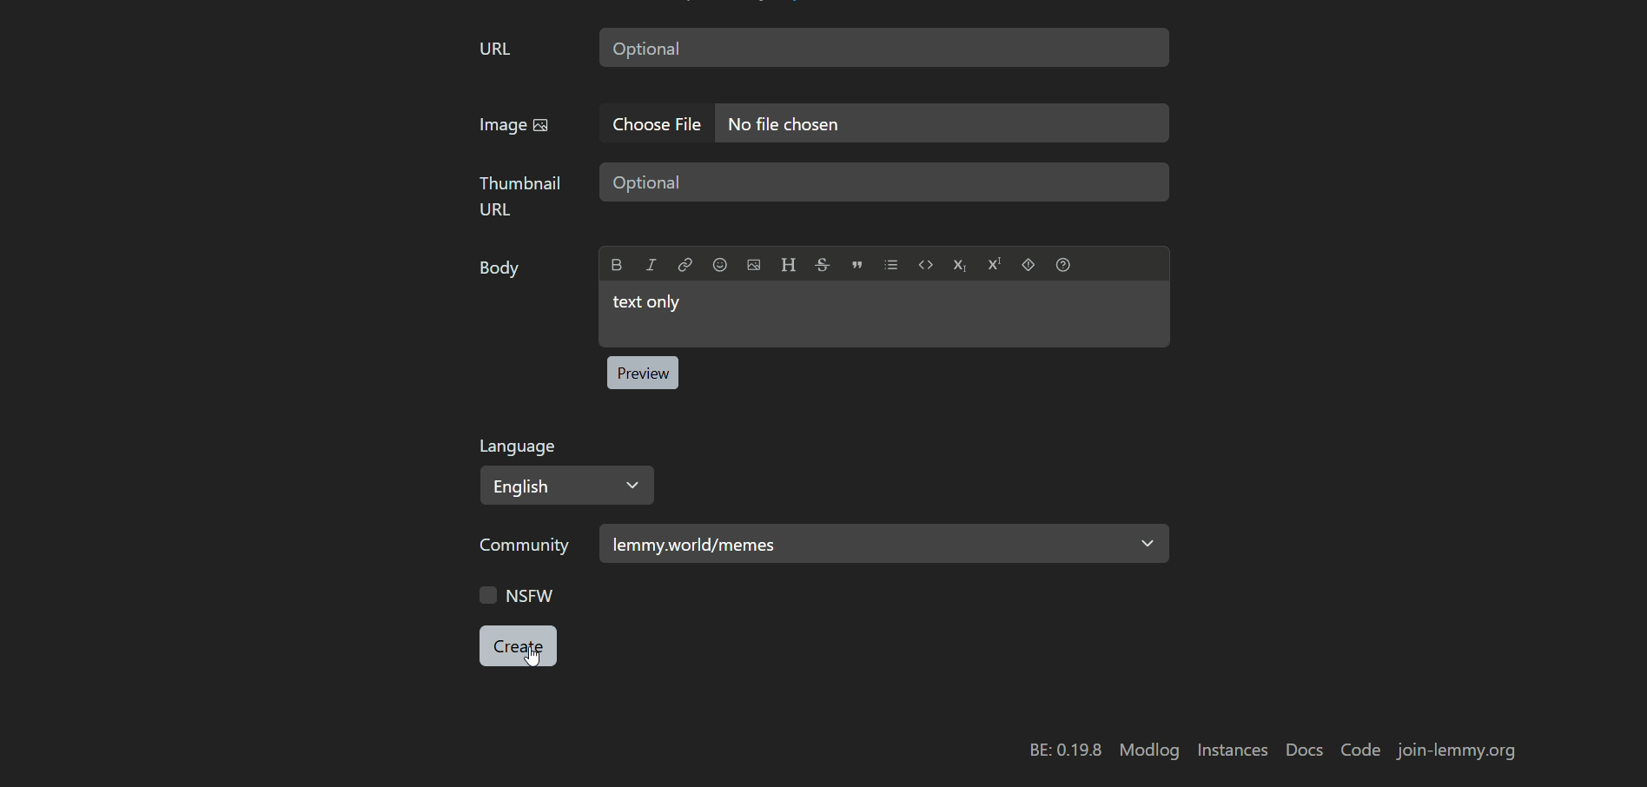 This screenshot has width=1647, height=787. Describe the element at coordinates (521, 195) in the screenshot. I see `thumbnail URL` at that location.